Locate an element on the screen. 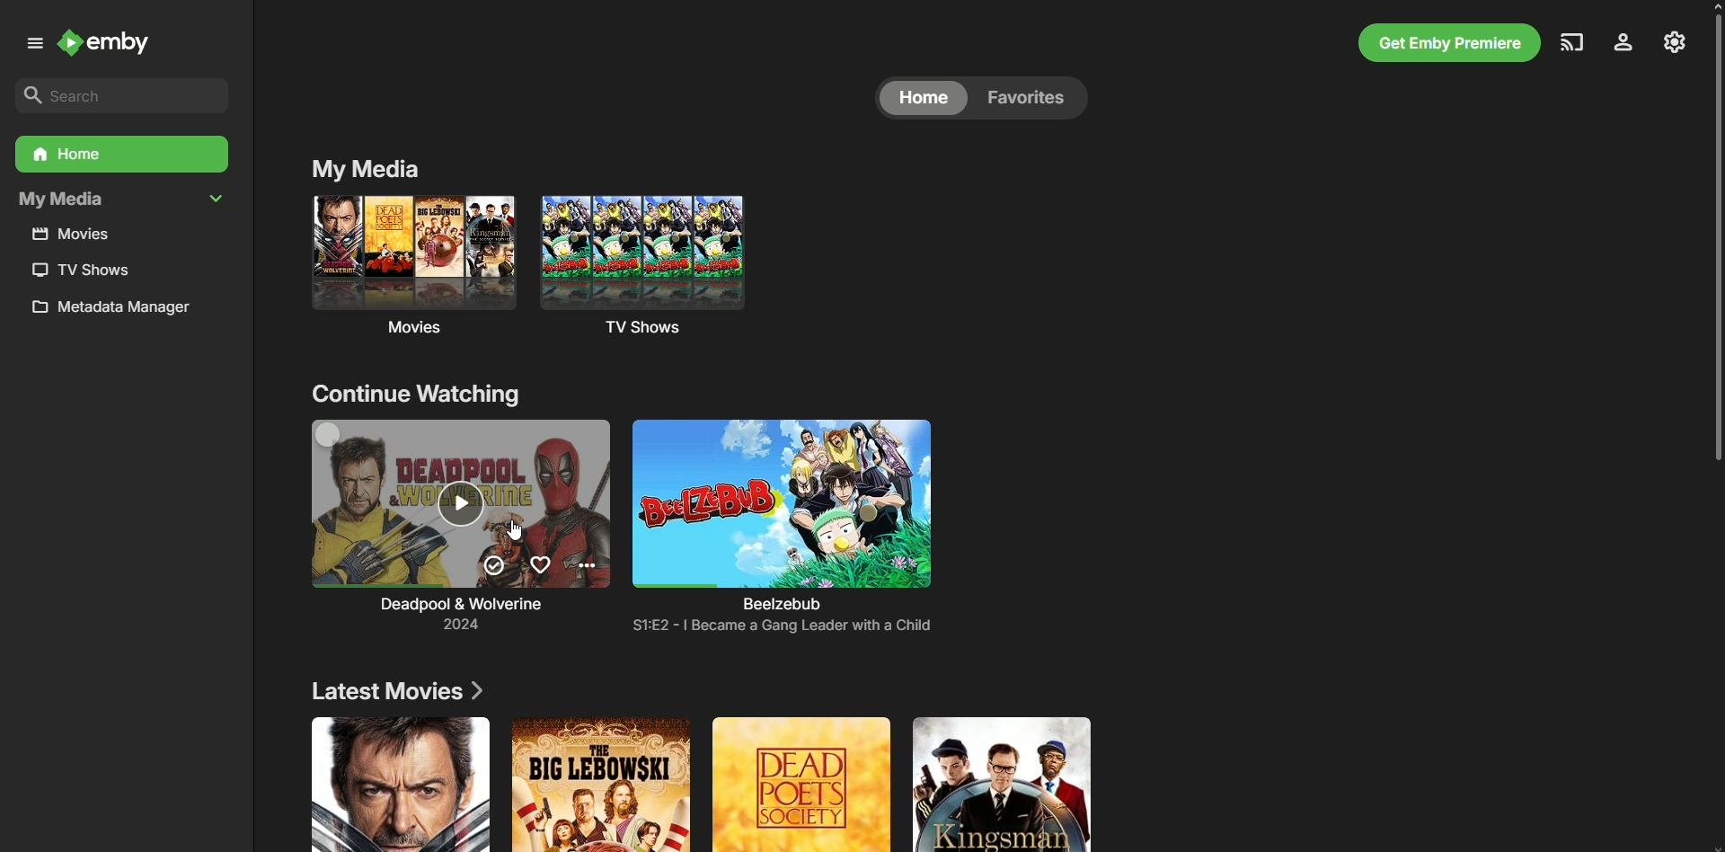  Movies is located at coordinates (408, 270).